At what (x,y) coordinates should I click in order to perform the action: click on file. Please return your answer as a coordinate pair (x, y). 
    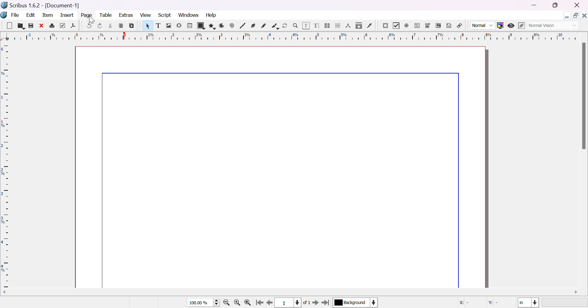
    Looking at the image, I should click on (16, 15).